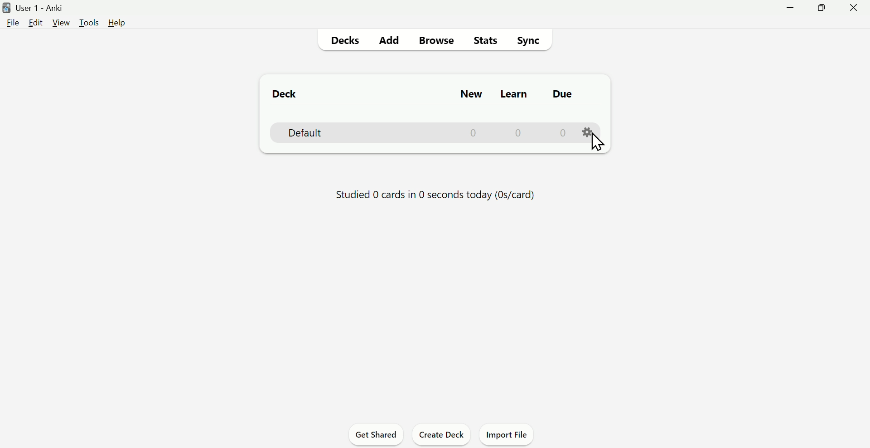 The width and height of the screenshot is (870, 448). I want to click on Help, so click(116, 23).